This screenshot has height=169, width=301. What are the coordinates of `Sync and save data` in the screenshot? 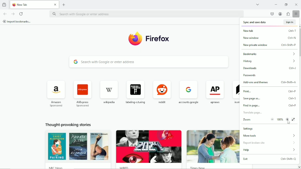 It's located at (270, 23).